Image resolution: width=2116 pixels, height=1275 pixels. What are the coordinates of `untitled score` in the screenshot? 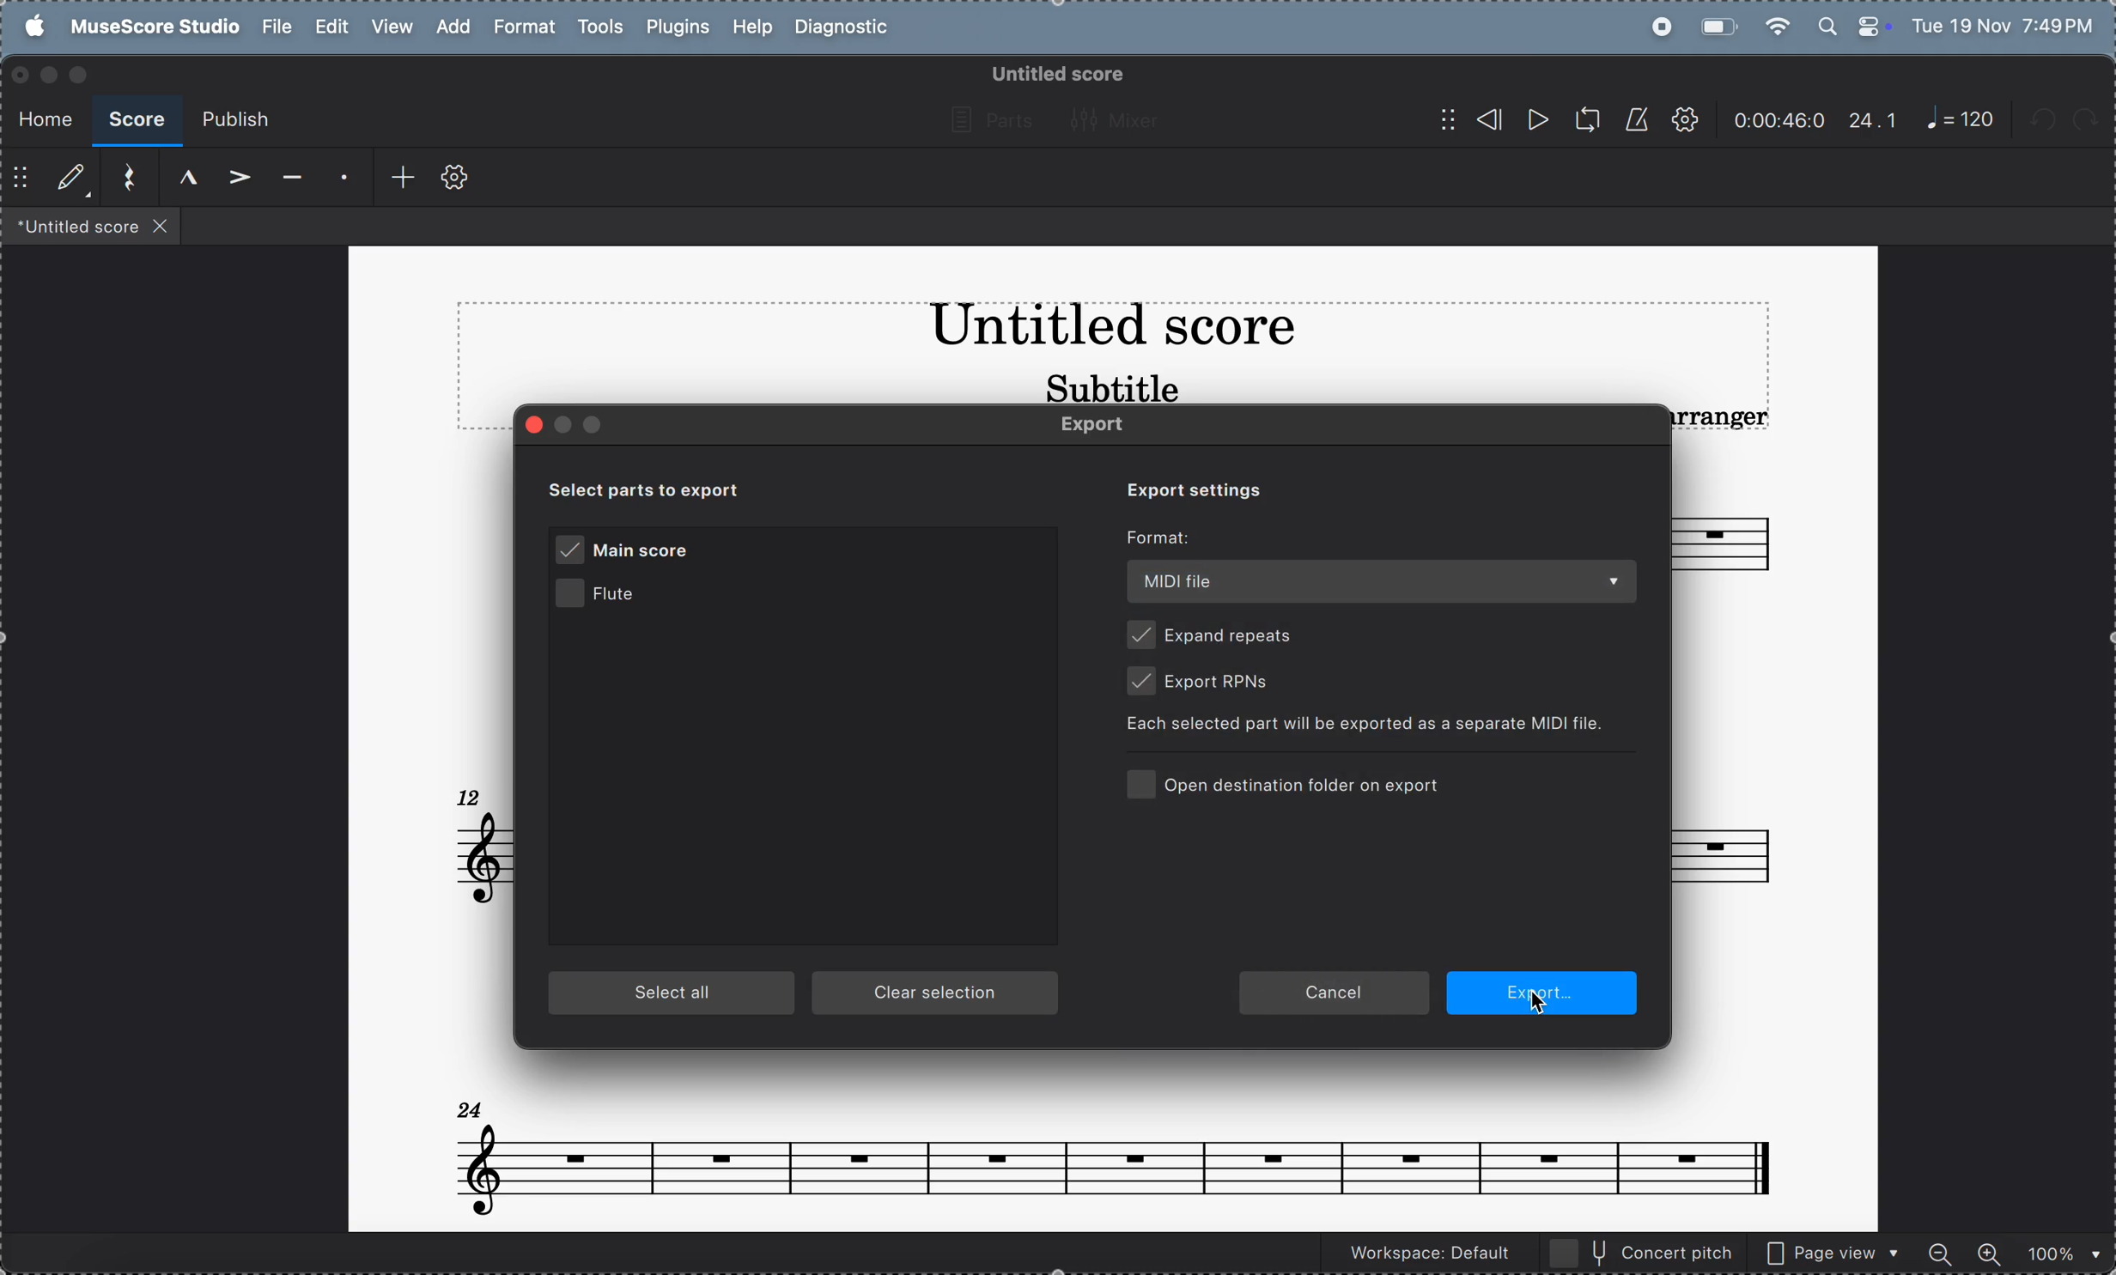 It's located at (1055, 74).